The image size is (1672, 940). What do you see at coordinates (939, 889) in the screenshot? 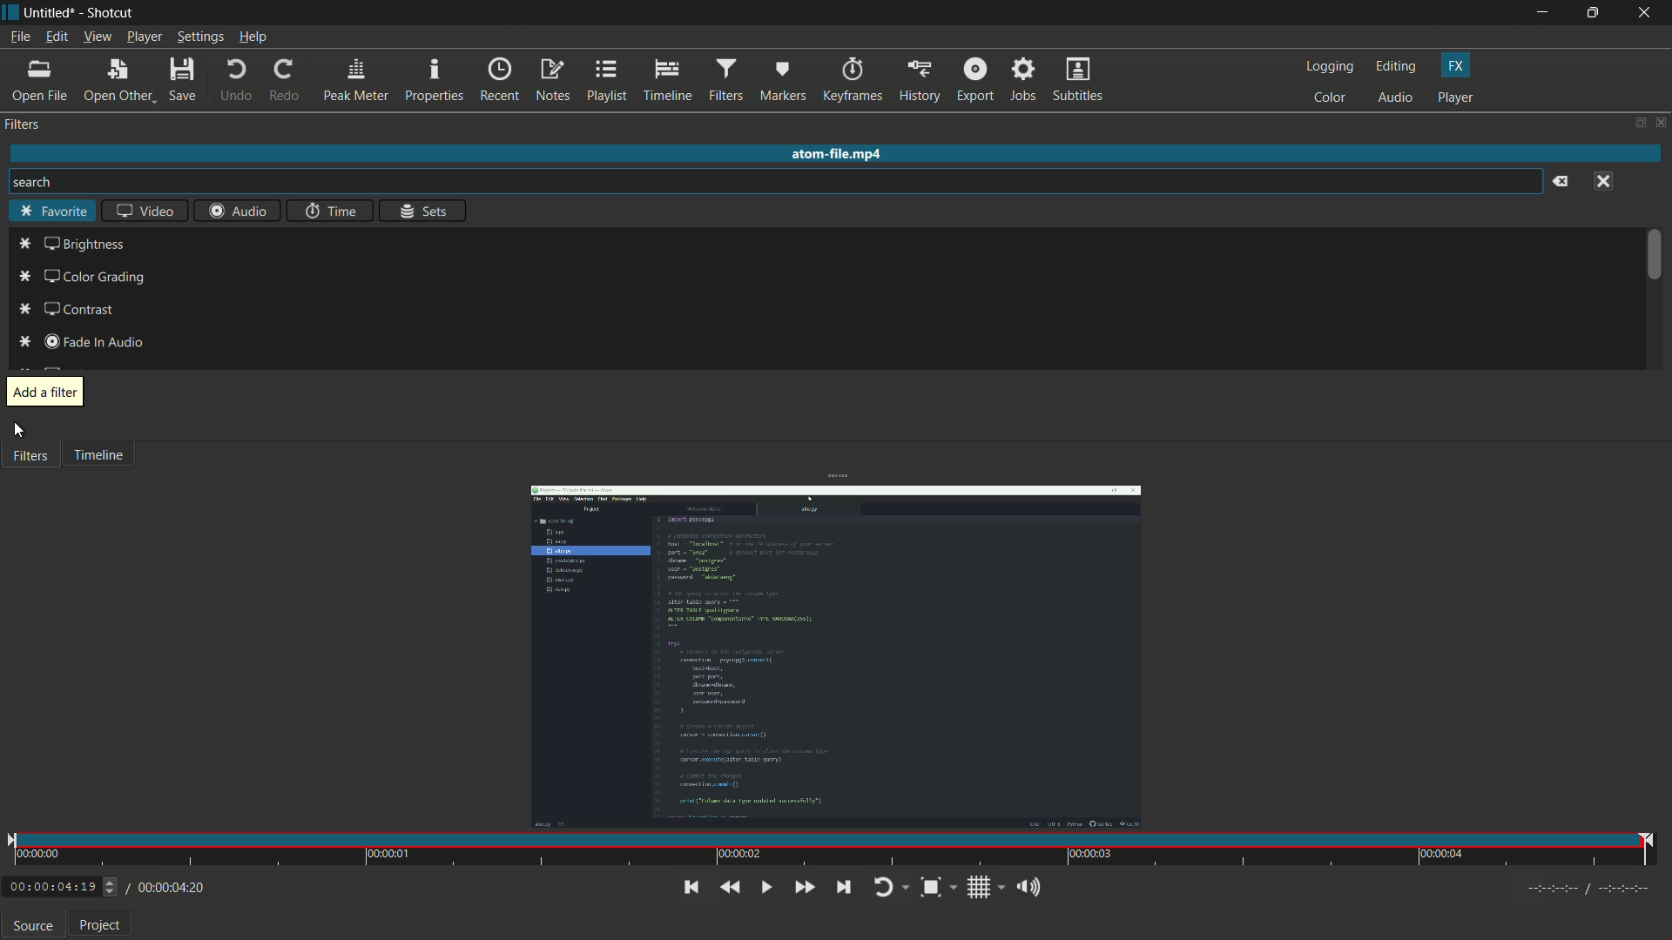
I see `toggle zoom` at bounding box center [939, 889].